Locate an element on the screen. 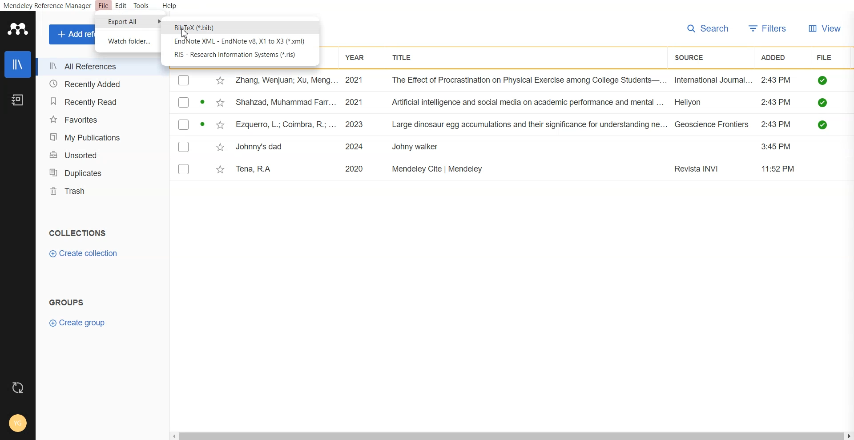 This screenshot has width=854, height=440. Tools is located at coordinates (141, 6).